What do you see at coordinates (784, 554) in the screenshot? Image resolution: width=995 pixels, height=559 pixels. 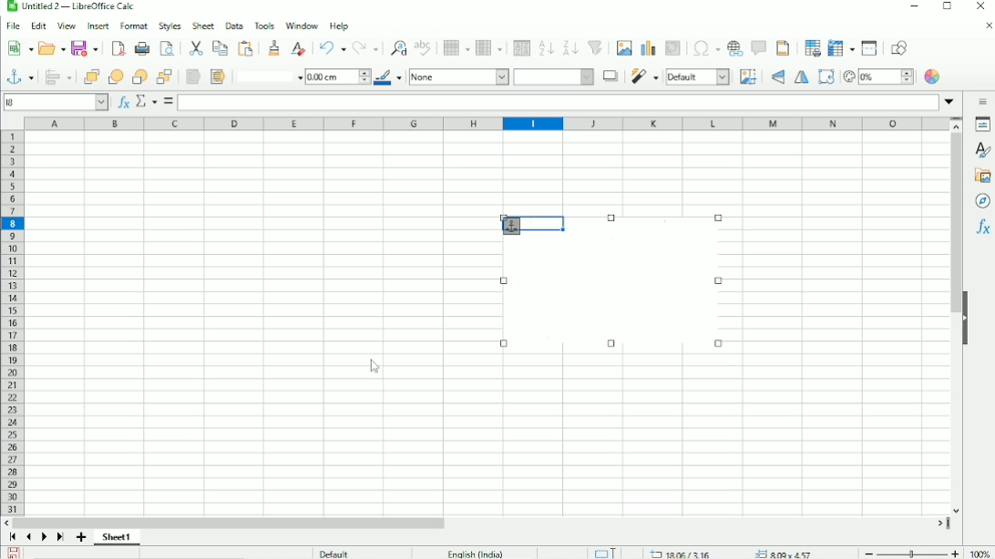 I see `8.00X4.57` at bounding box center [784, 554].